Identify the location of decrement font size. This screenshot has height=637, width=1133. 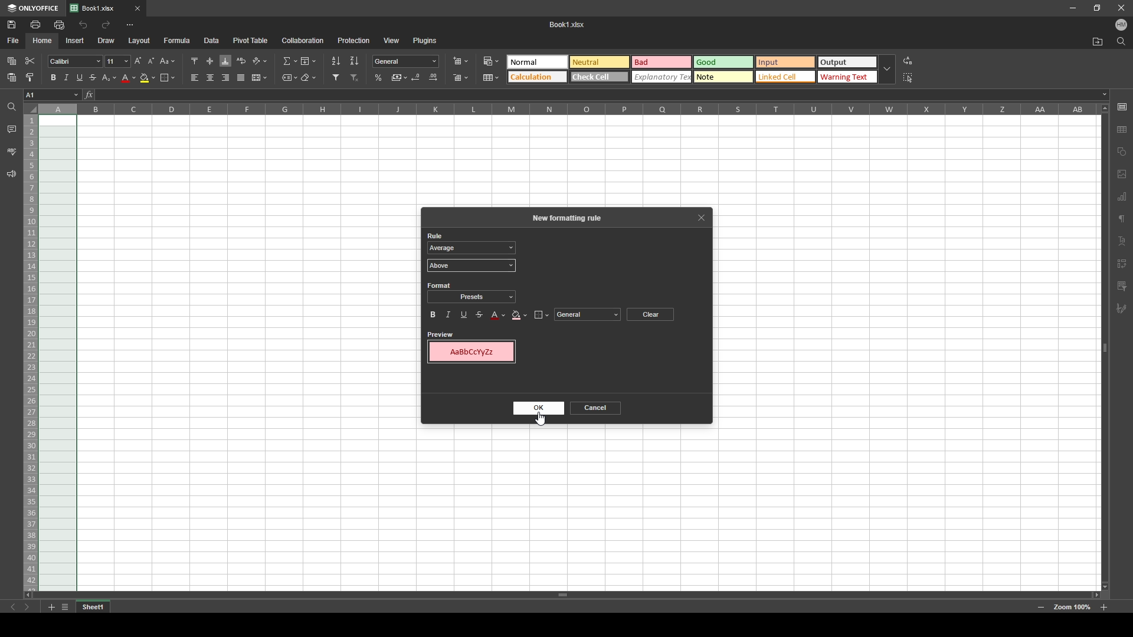
(151, 61).